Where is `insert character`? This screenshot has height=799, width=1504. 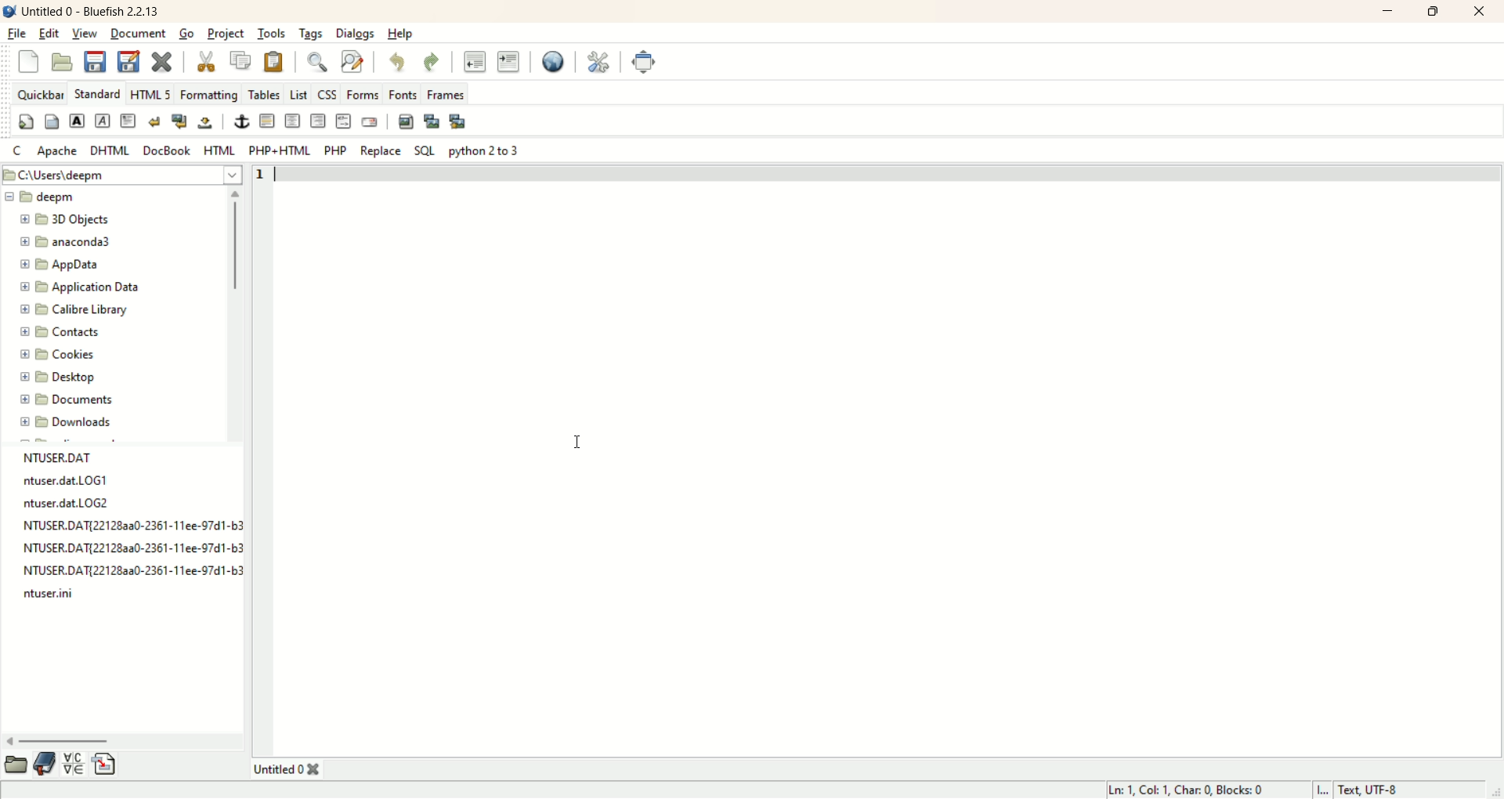 insert character is located at coordinates (74, 764).